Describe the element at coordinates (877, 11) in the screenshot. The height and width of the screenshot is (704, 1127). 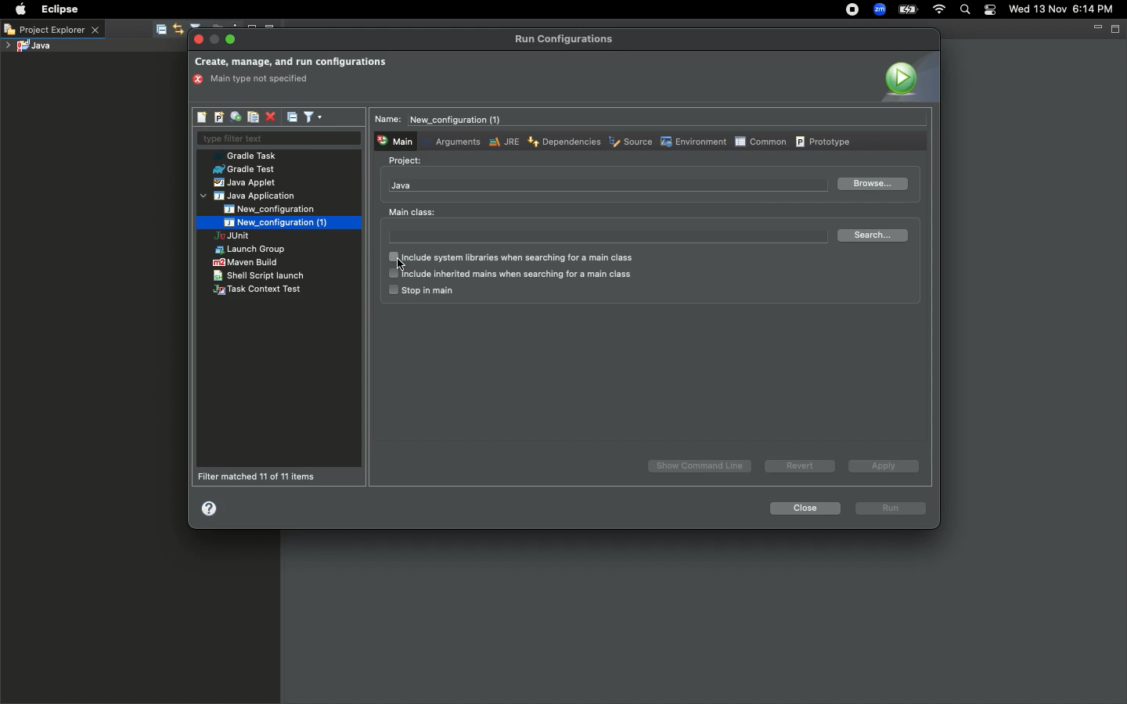
I see `Zoom` at that location.